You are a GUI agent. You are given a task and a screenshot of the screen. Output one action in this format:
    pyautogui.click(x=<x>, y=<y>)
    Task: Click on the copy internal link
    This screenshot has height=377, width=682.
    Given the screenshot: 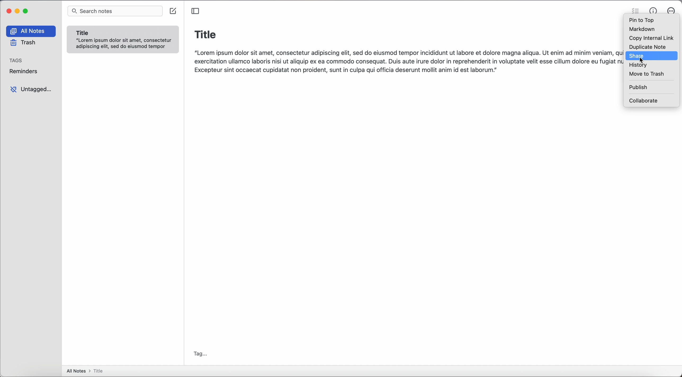 What is the action you would take?
    pyautogui.click(x=651, y=38)
    